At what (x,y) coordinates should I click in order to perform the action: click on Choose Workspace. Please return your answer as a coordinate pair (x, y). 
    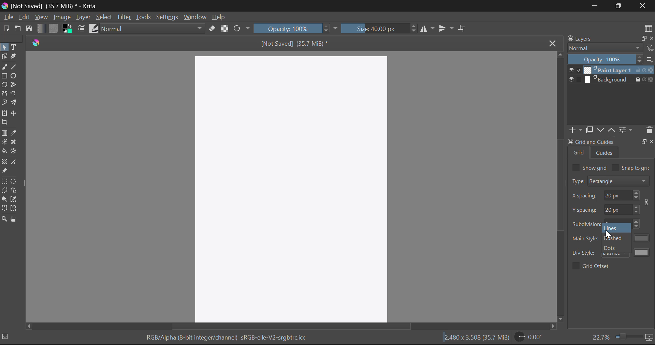
    Looking at the image, I should click on (648, 28).